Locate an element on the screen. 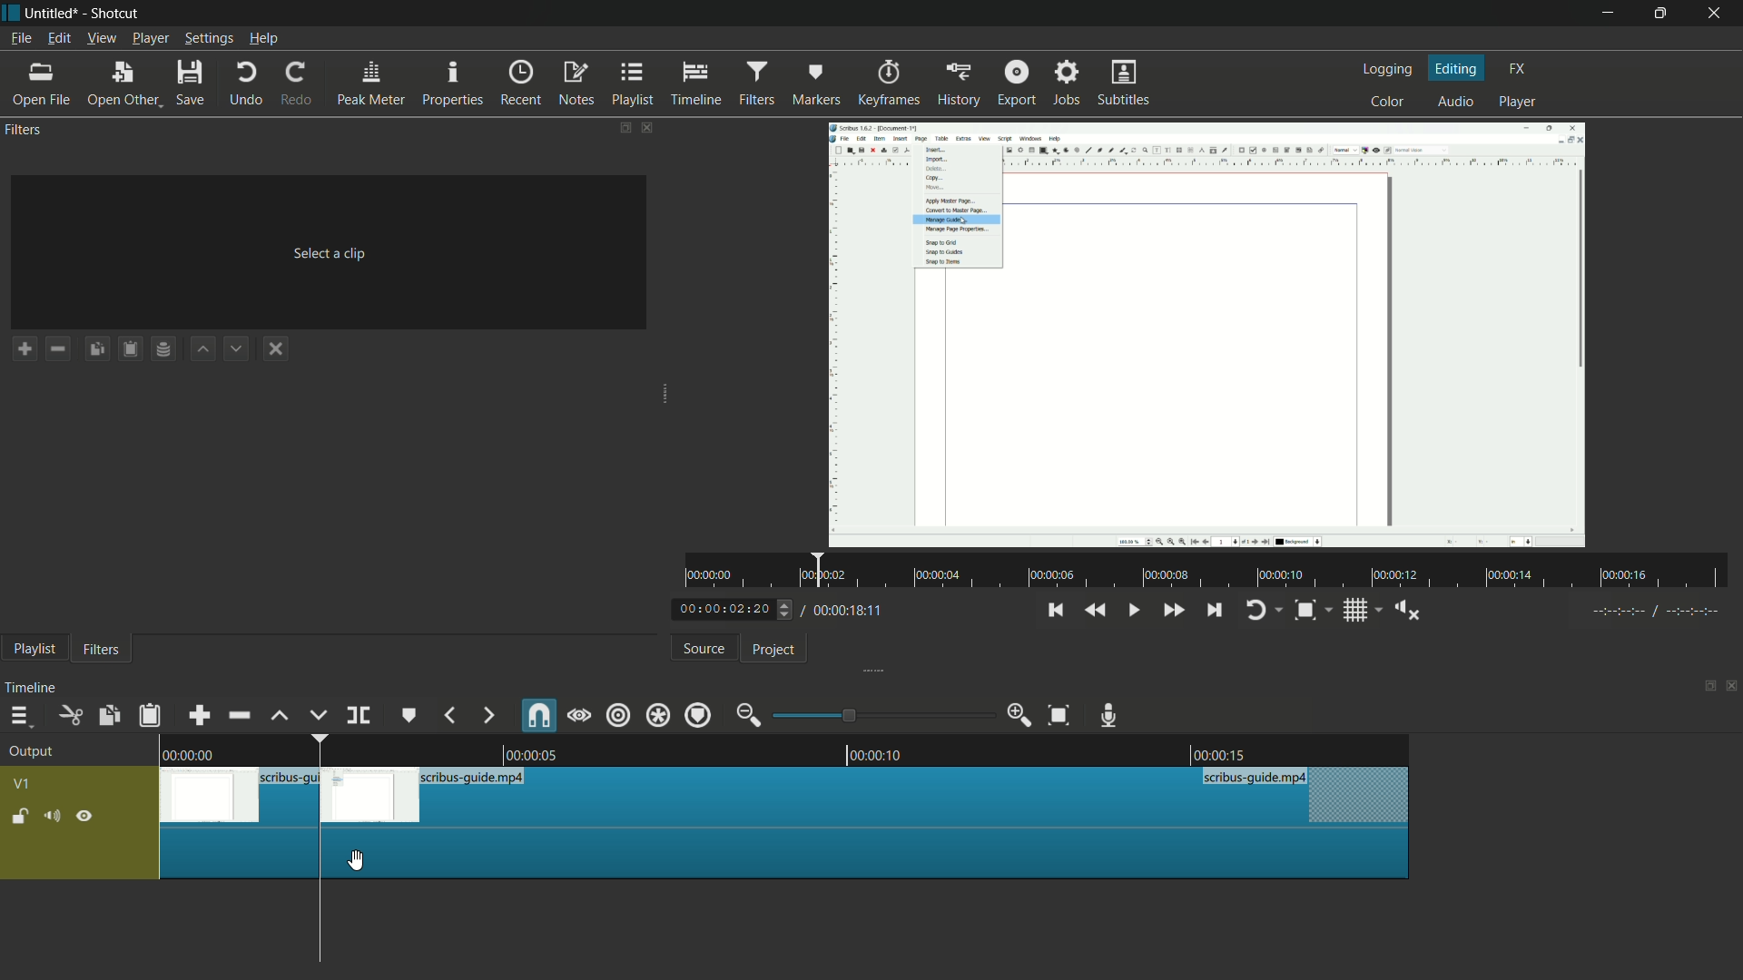  subtitles is located at coordinates (1123, 82).